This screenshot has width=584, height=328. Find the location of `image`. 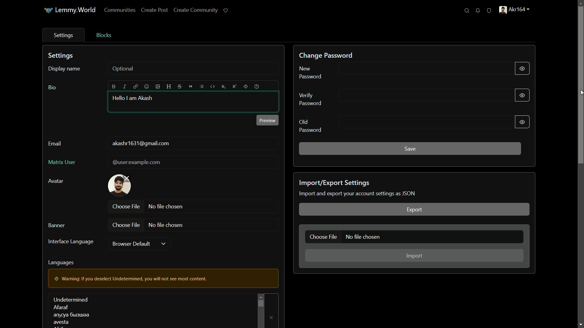

image is located at coordinates (158, 87).